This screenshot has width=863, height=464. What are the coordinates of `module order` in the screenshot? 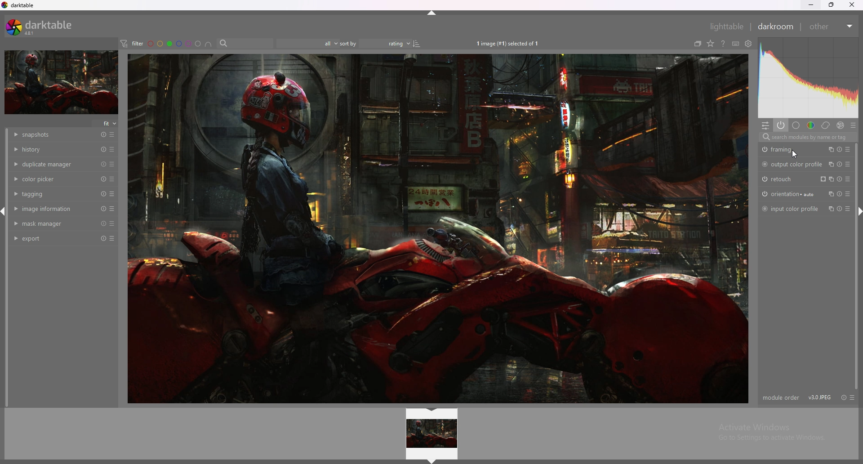 It's located at (781, 398).